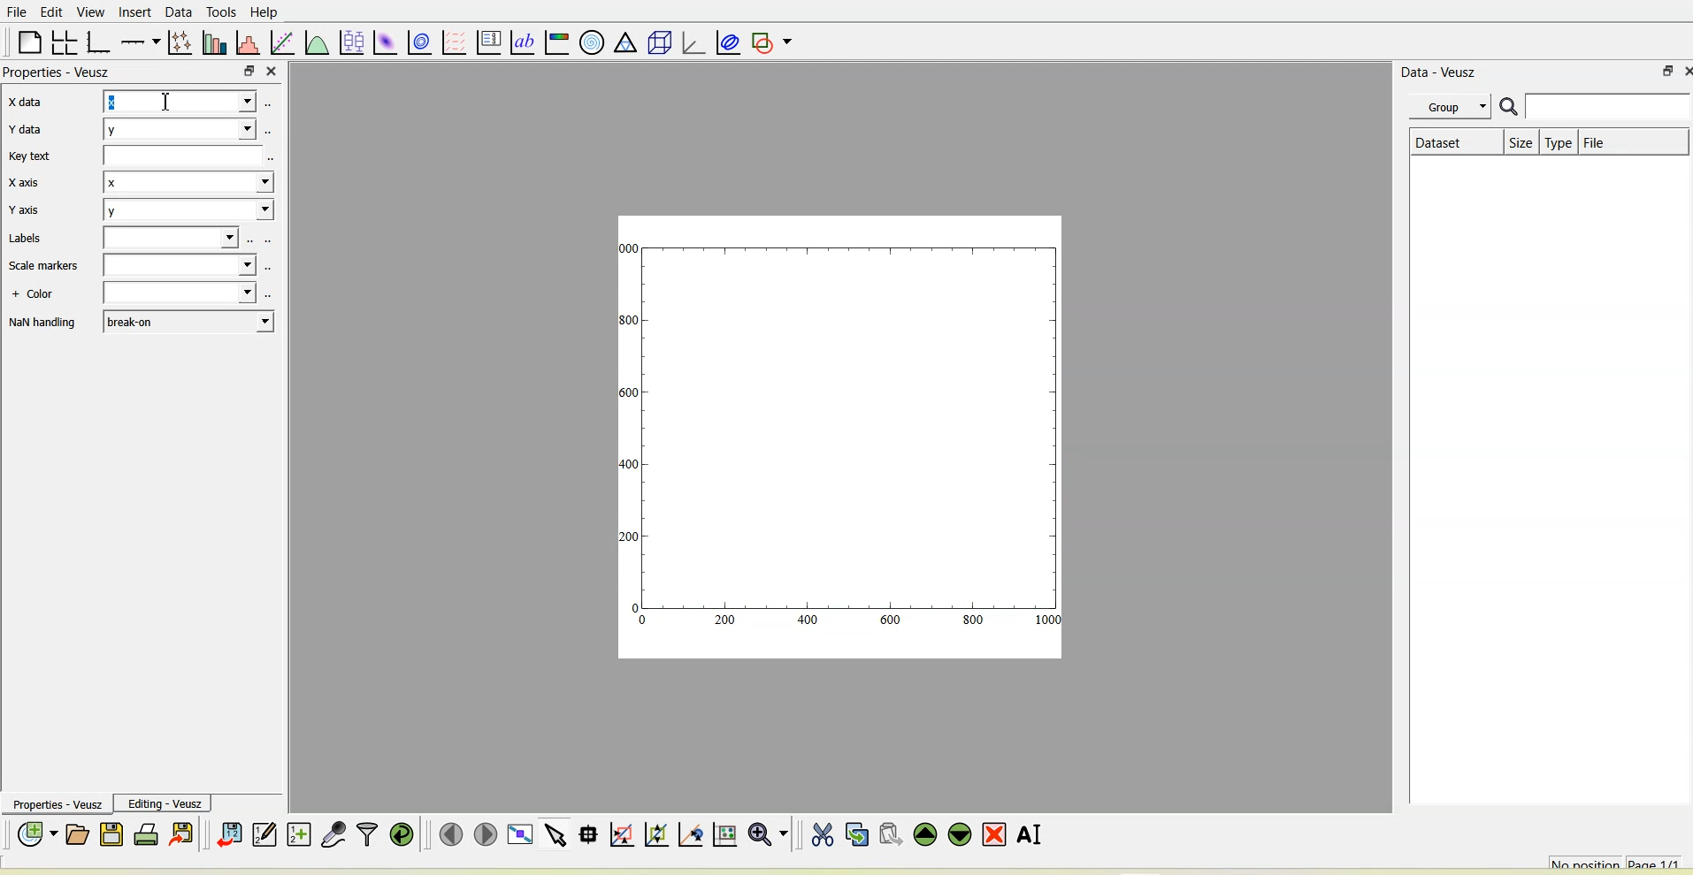  I want to click on Cut the selected widget, so click(822, 834).